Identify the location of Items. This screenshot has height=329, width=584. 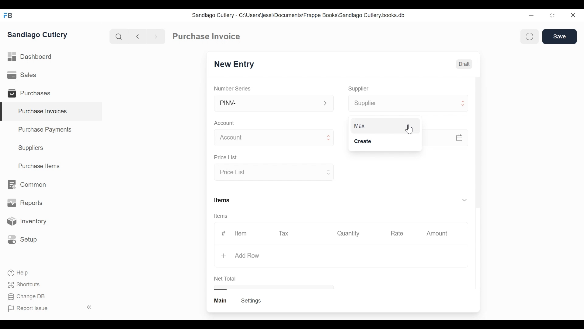
(223, 201).